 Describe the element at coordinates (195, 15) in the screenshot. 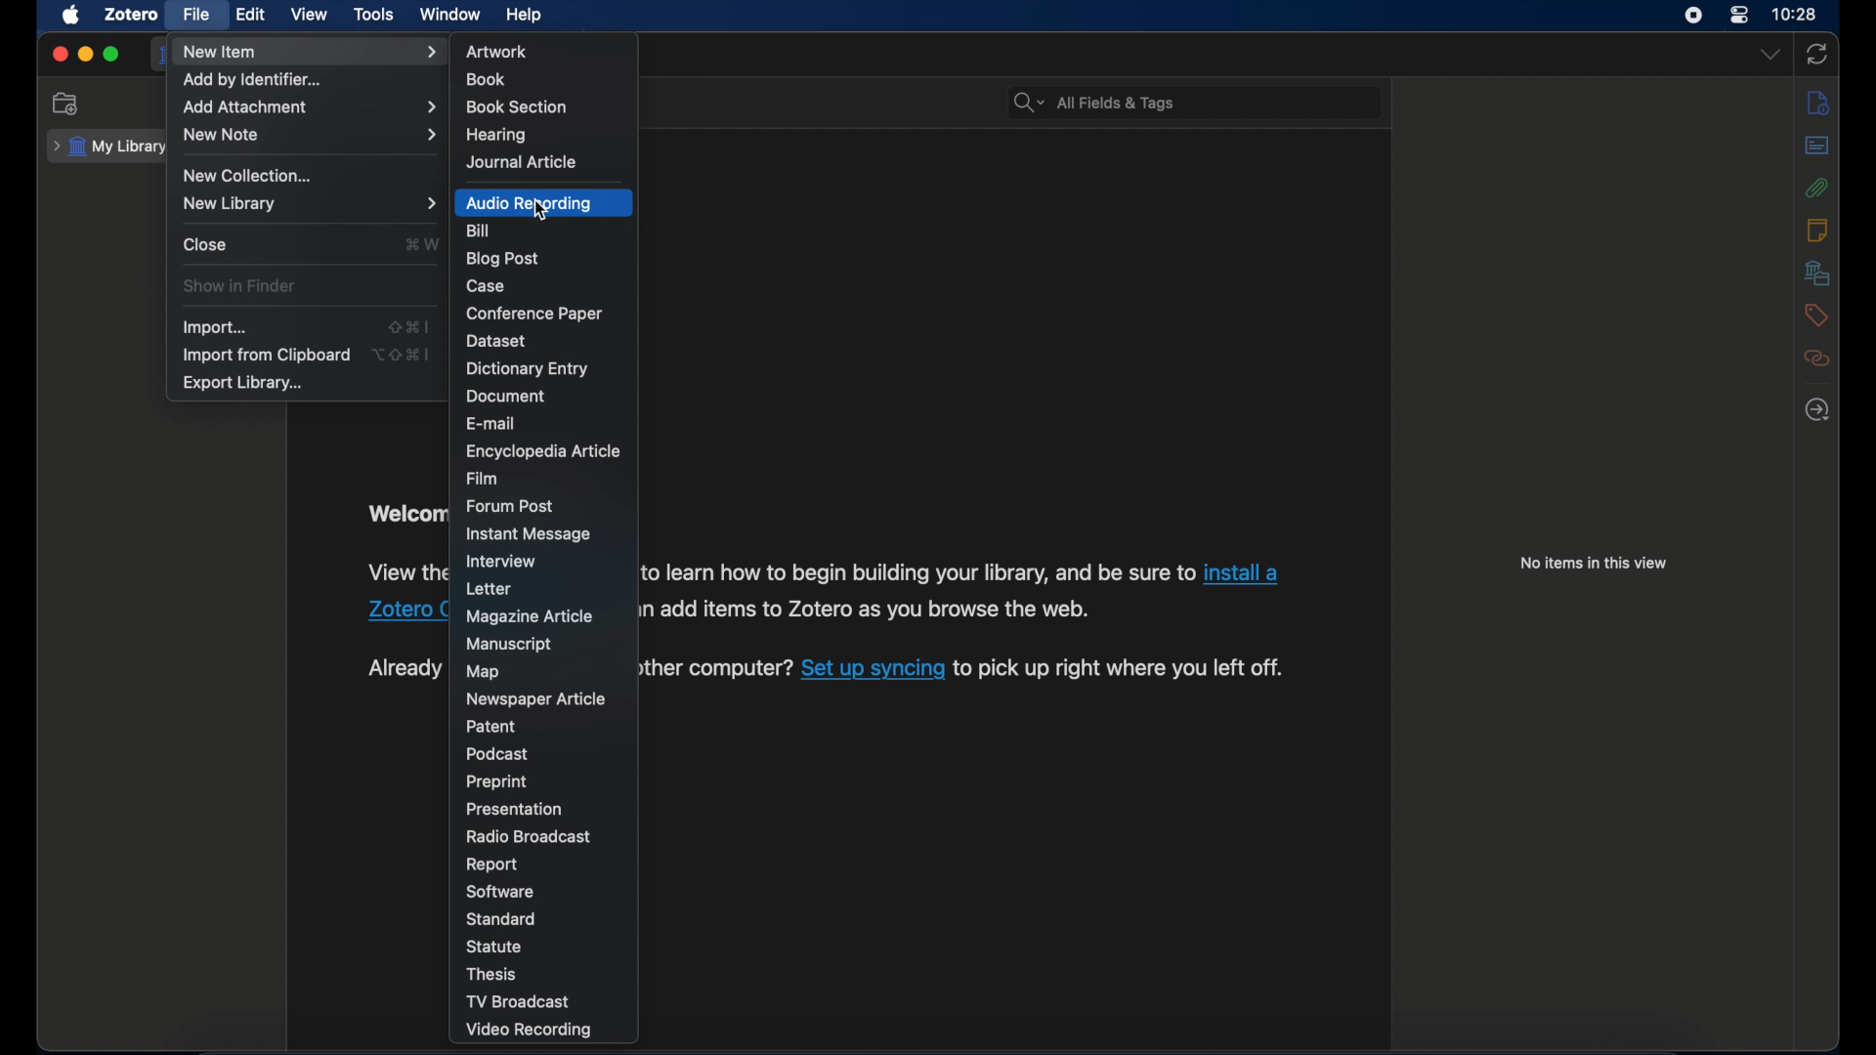

I see `file` at that location.